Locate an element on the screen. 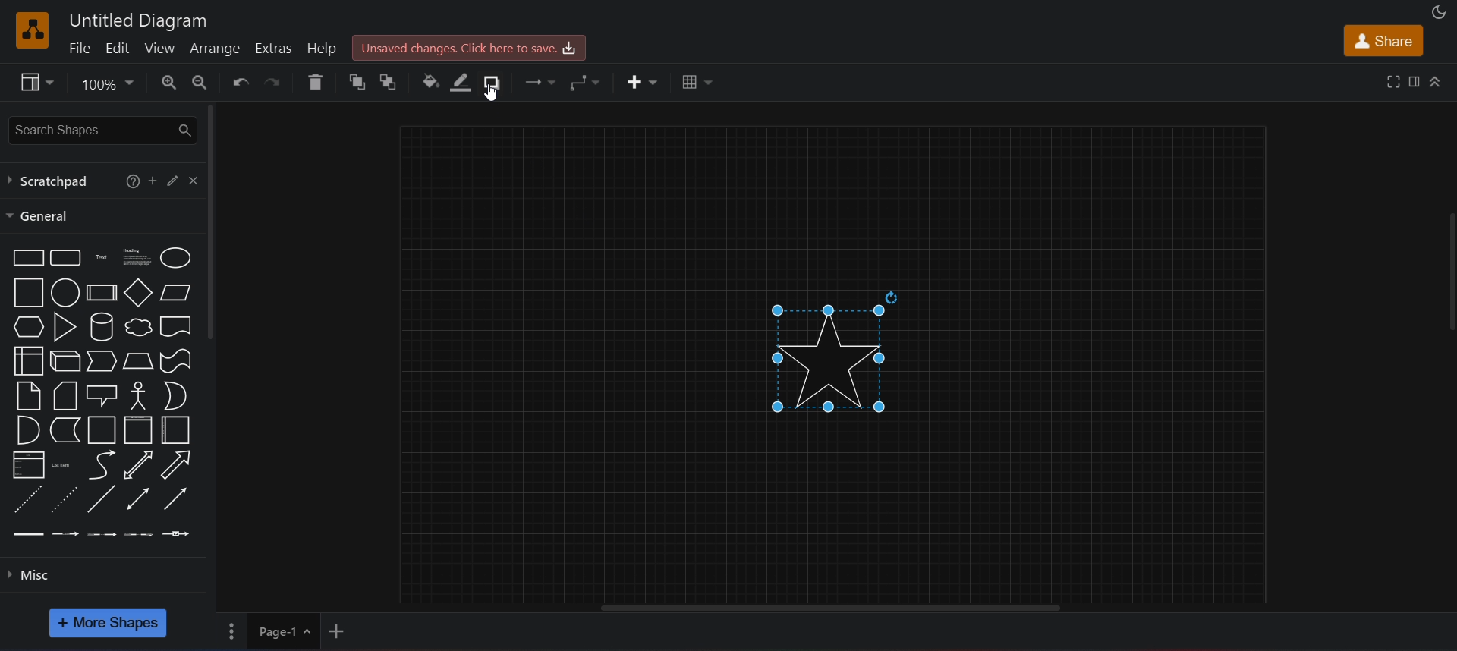 The height and width of the screenshot is (651, 1457). curve is located at coordinates (102, 464).